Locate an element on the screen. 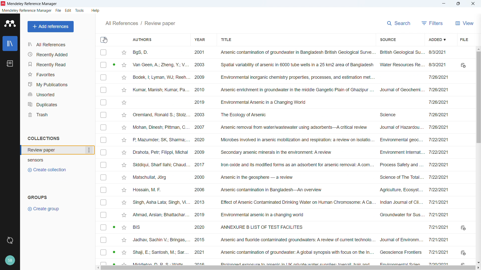  logo is located at coordinates (3, 3).